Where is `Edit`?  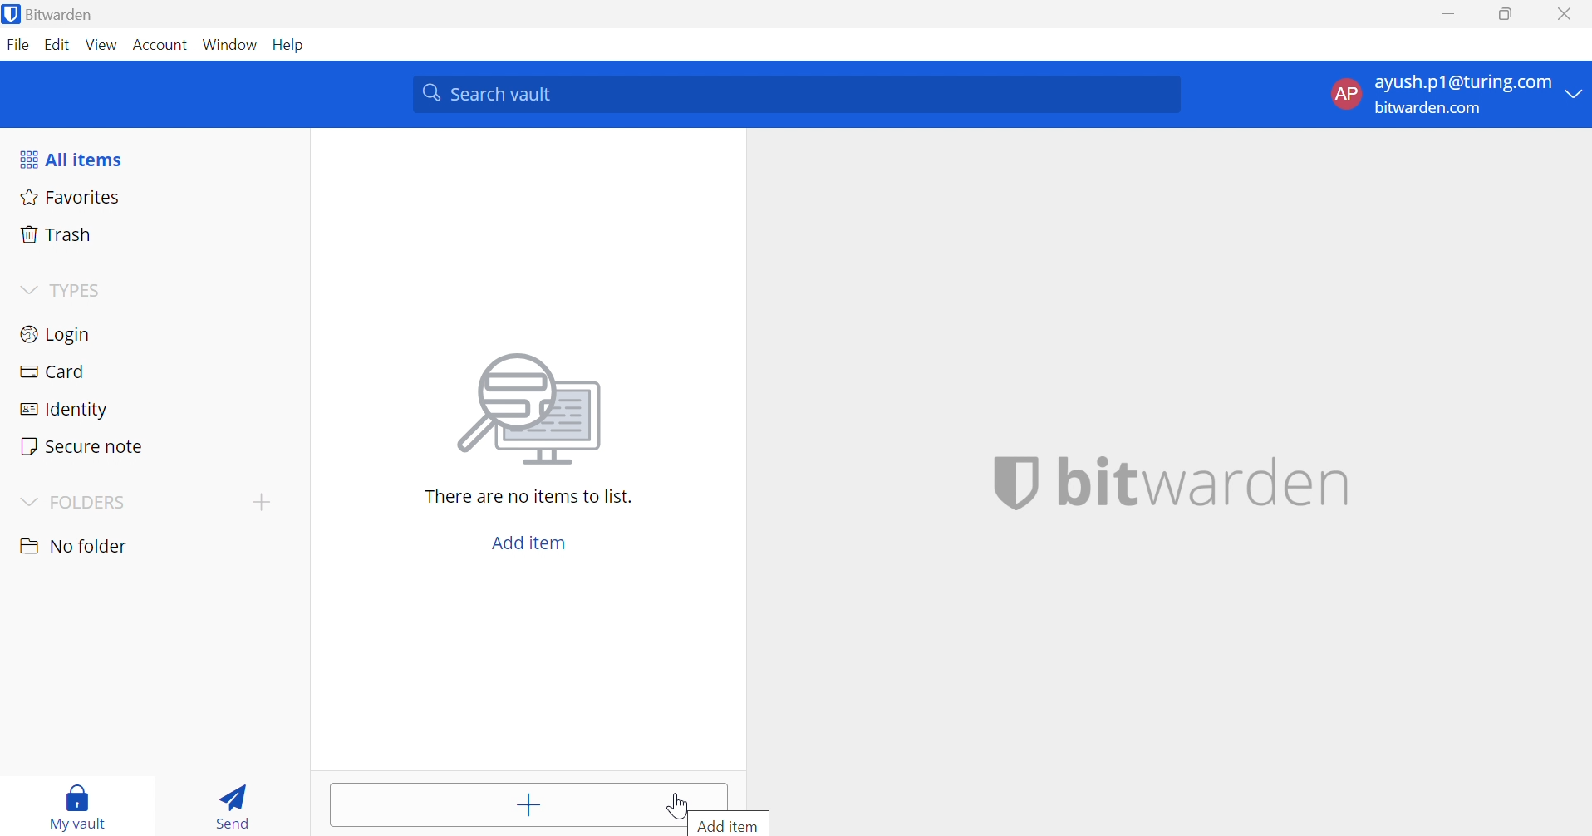 Edit is located at coordinates (57, 43).